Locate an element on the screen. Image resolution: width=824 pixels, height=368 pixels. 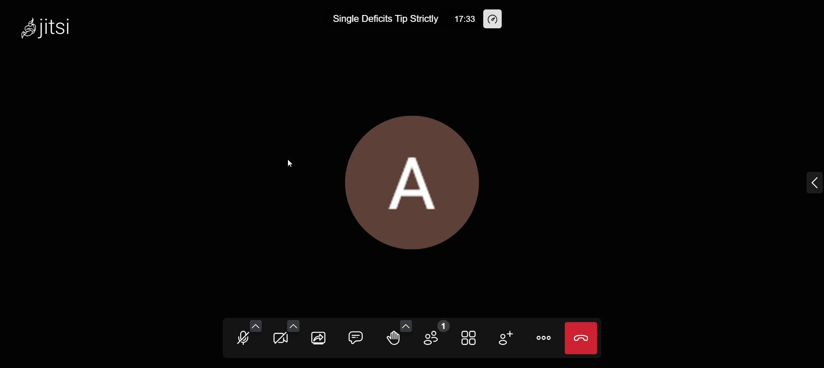
invite people is located at coordinates (506, 341).